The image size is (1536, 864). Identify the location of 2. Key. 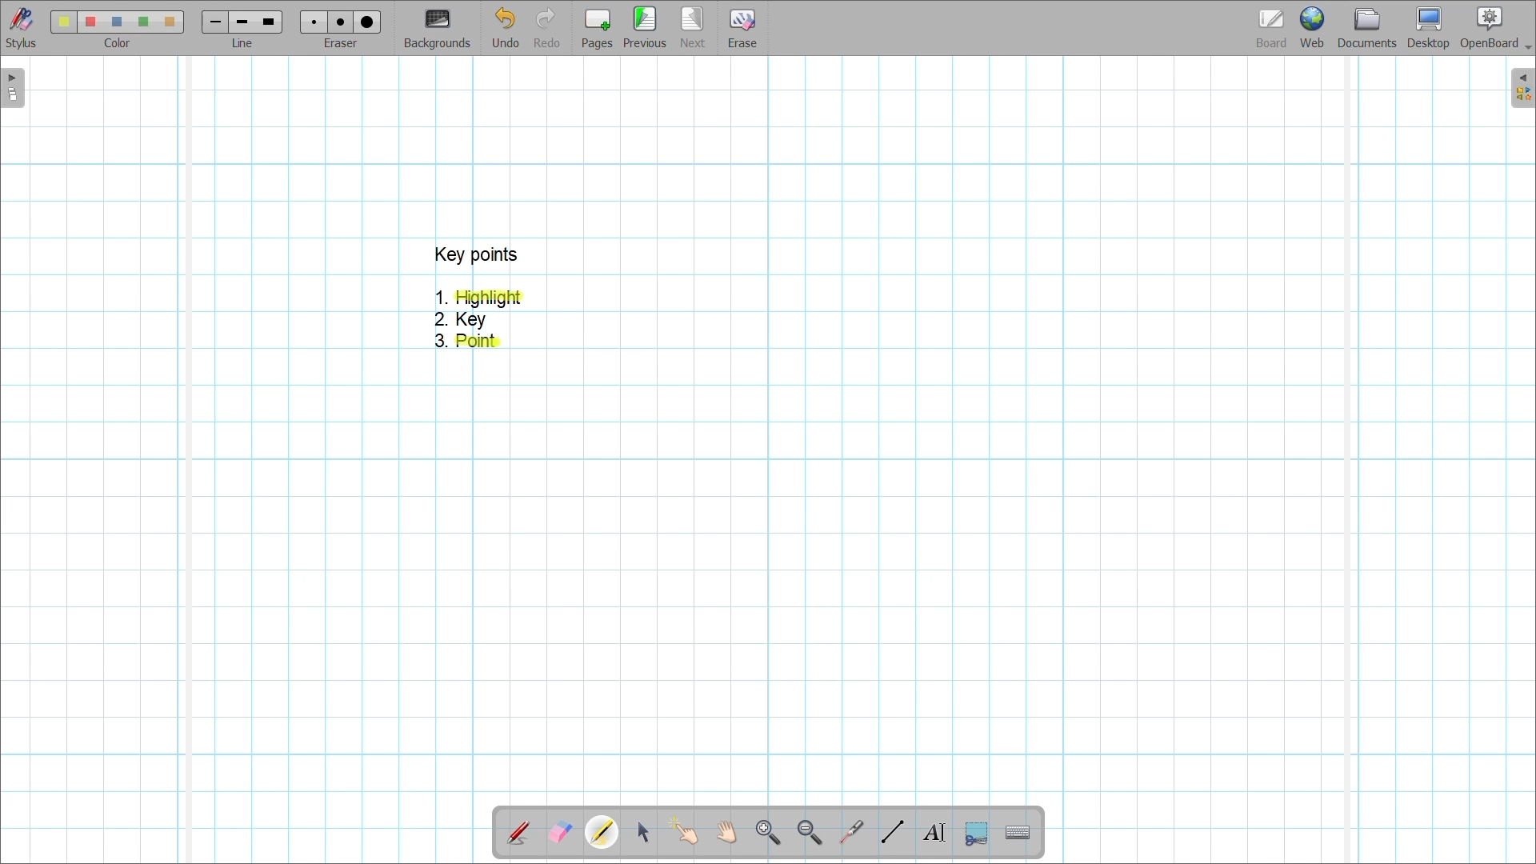
(462, 320).